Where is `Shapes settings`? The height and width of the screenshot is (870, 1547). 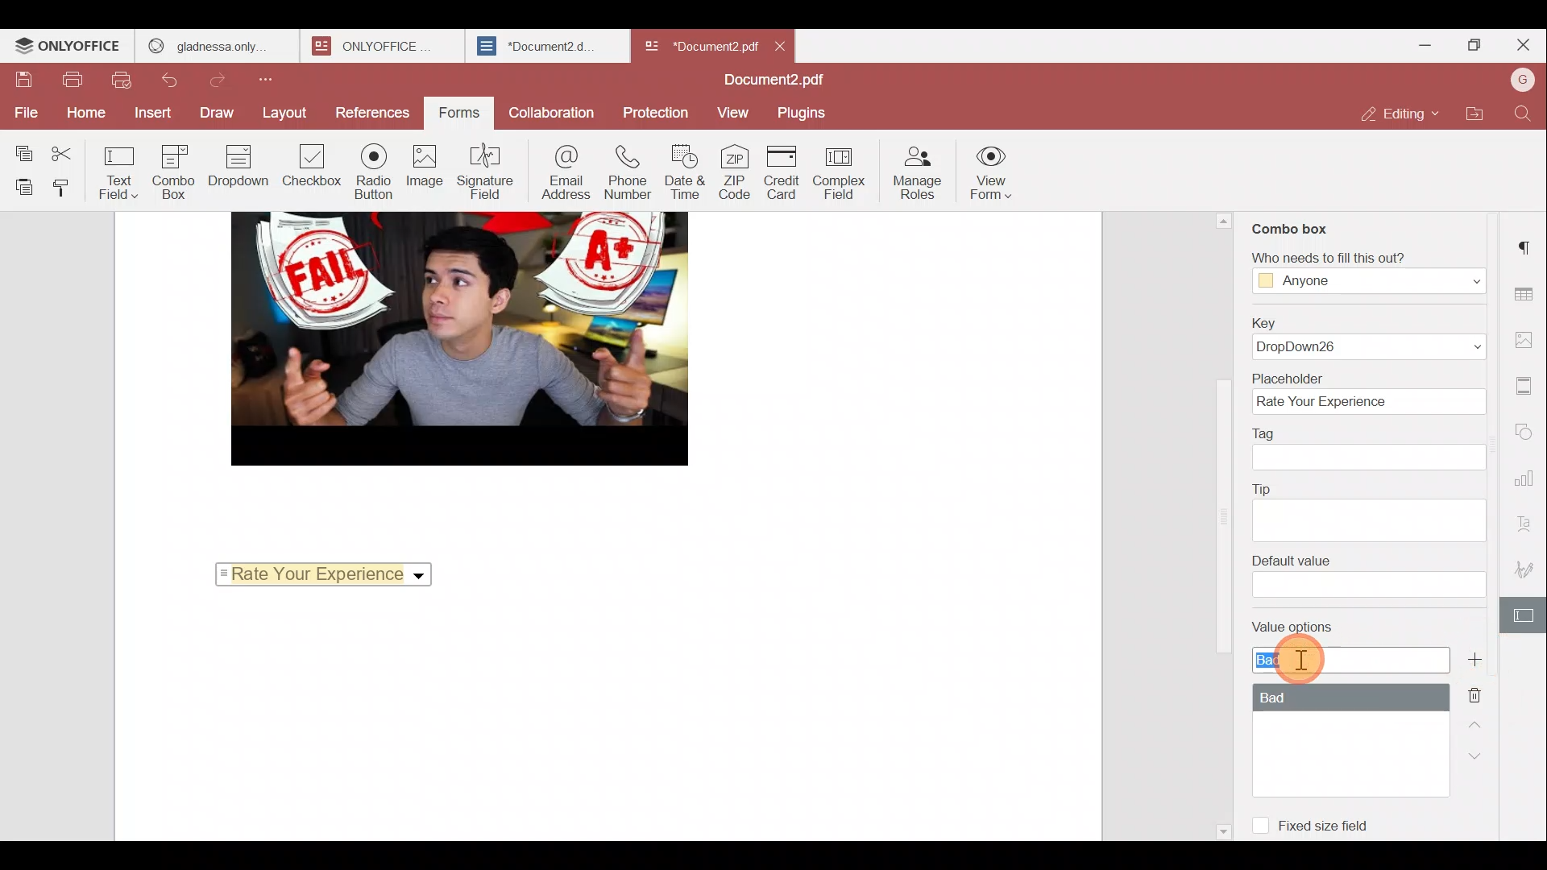
Shapes settings is located at coordinates (1528, 429).